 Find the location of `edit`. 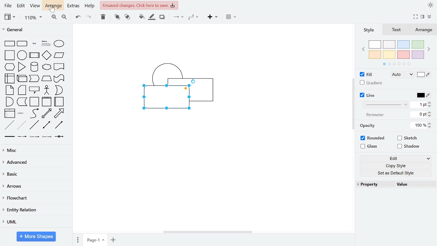

edit is located at coordinates (21, 5).